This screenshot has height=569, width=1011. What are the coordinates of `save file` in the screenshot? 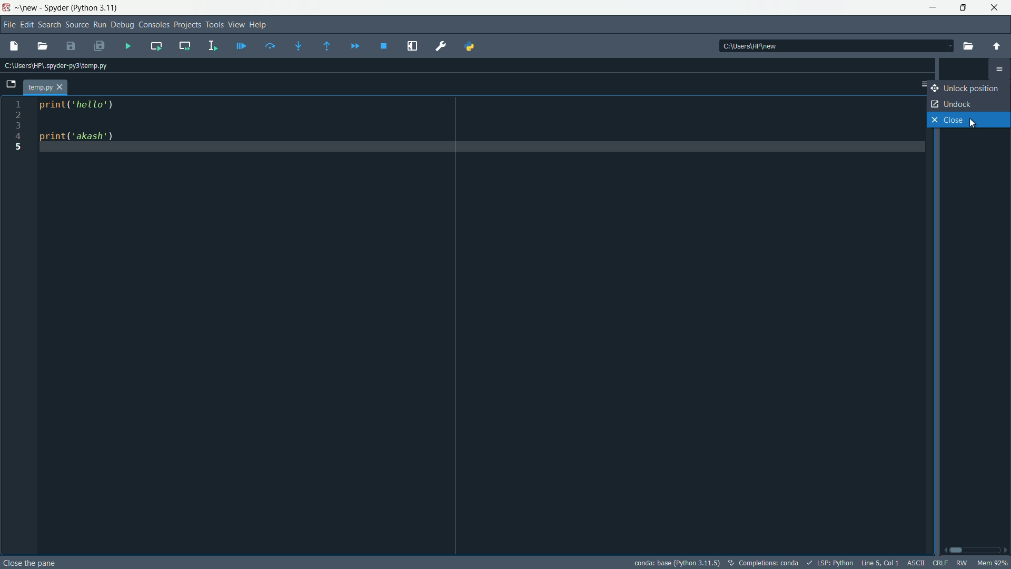 It's located at (70, 47).